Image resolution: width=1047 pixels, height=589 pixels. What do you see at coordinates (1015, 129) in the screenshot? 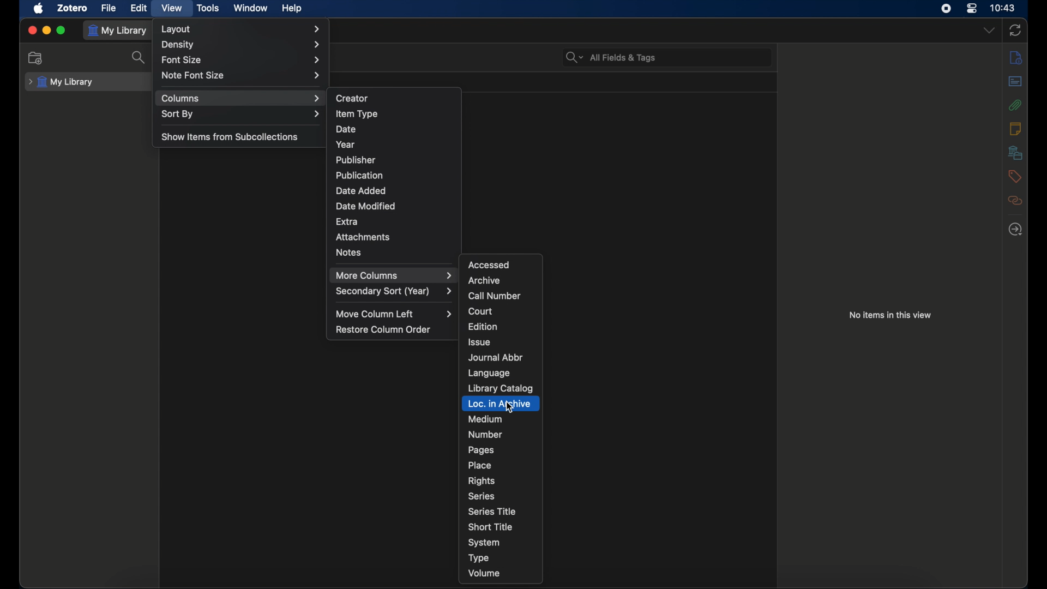
I see `notes` at bounding box center [1015, 129].